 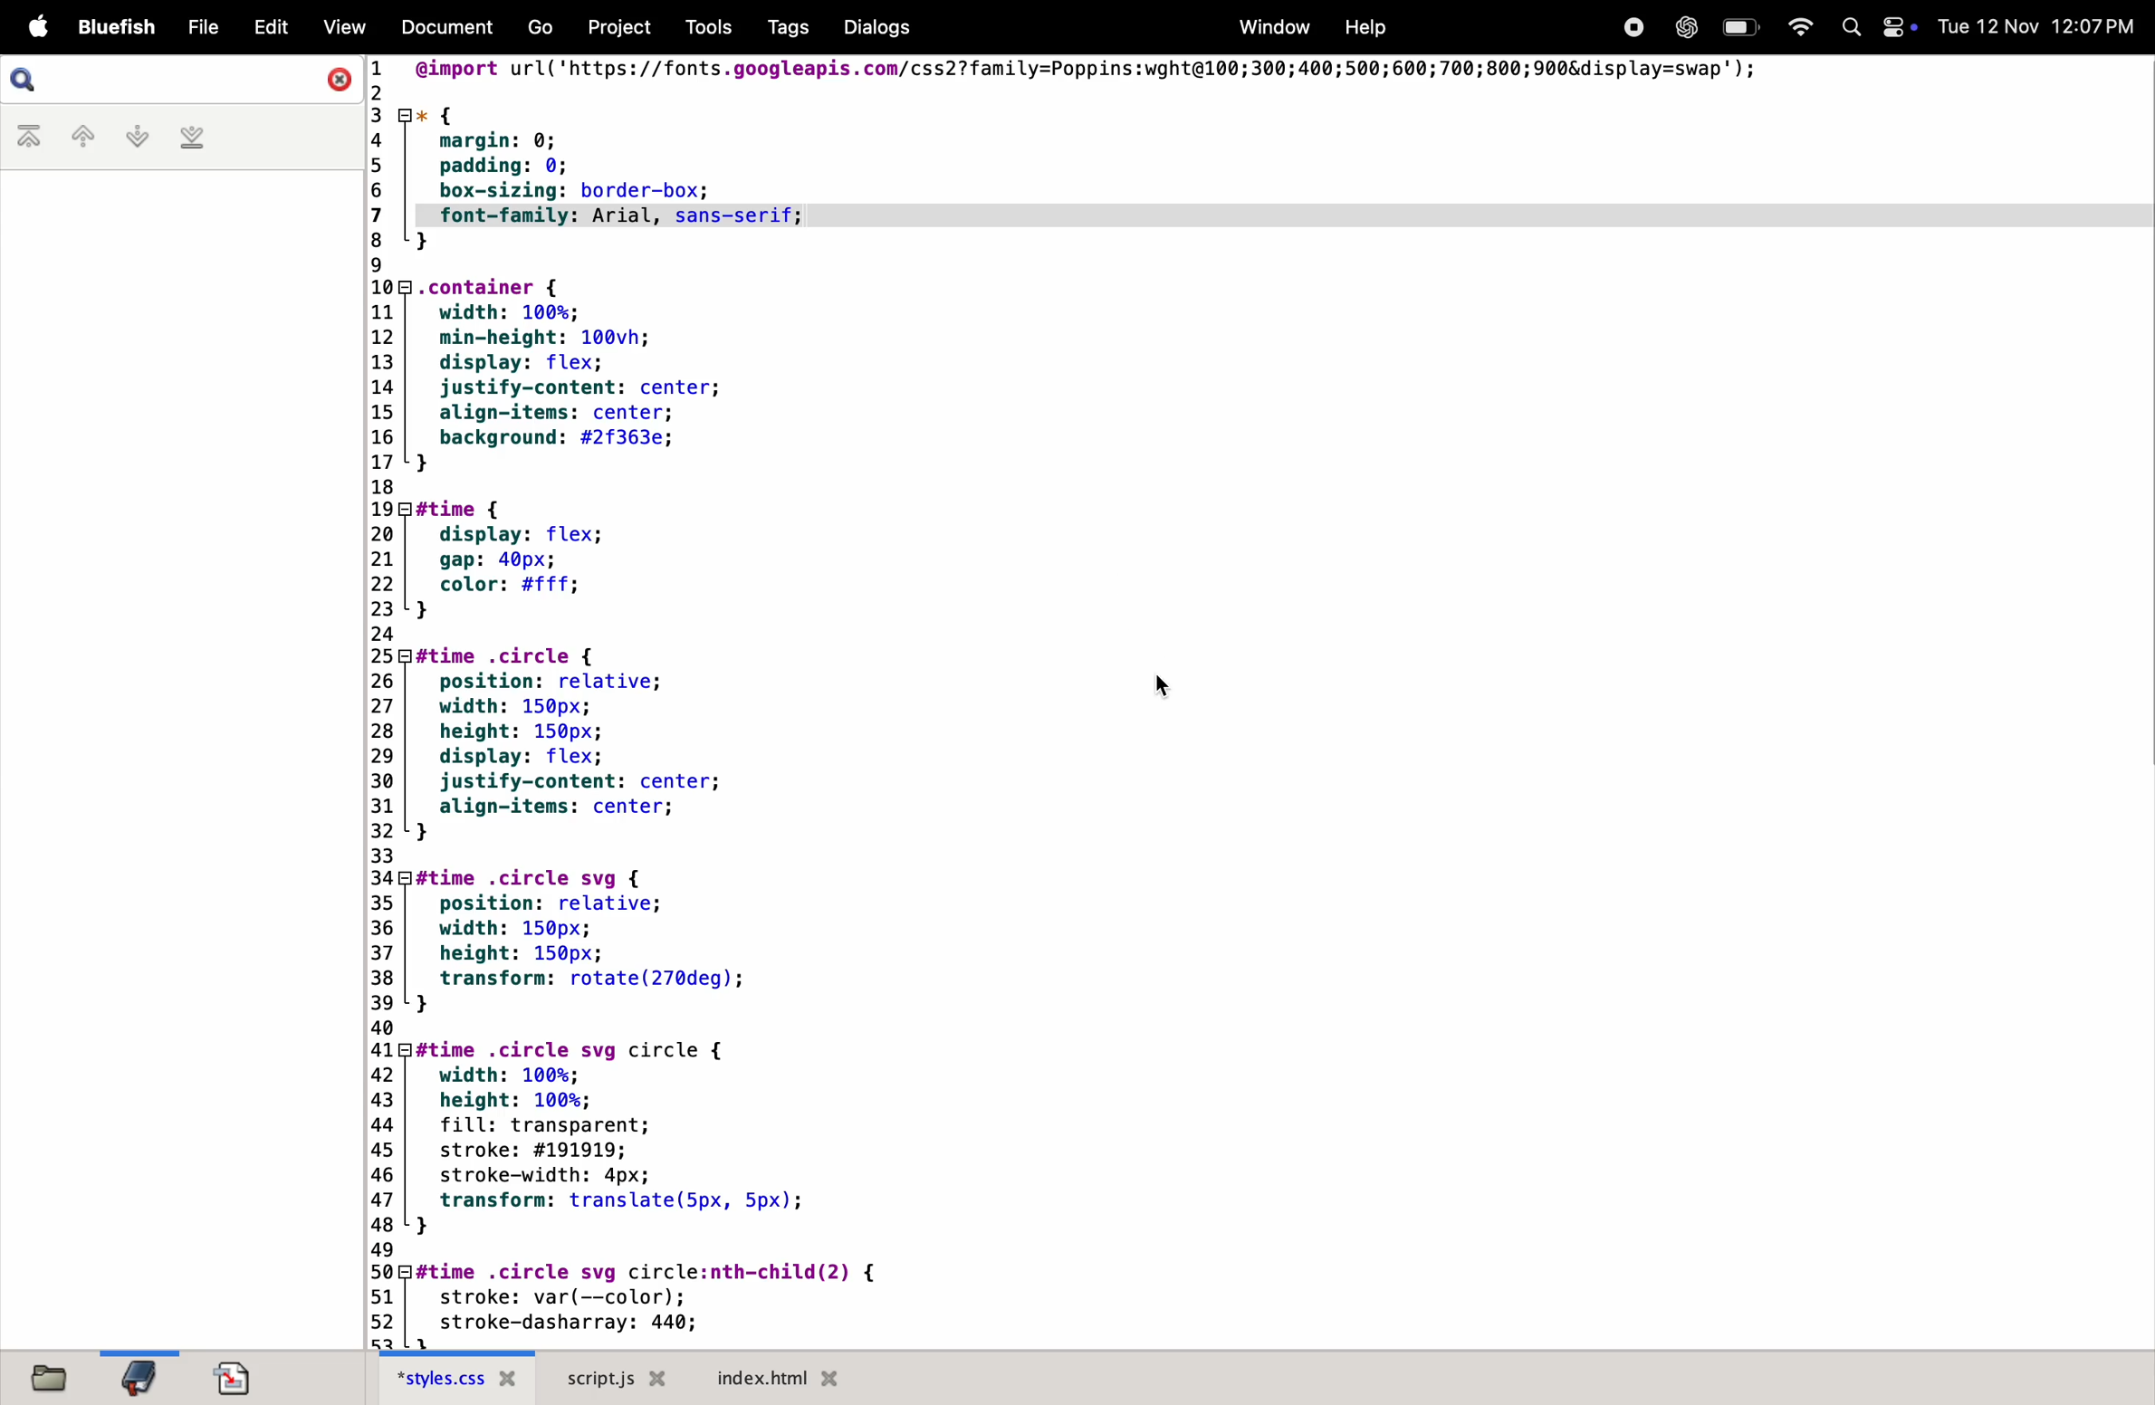 I want to click on Apple, so click(x=38, y=27).